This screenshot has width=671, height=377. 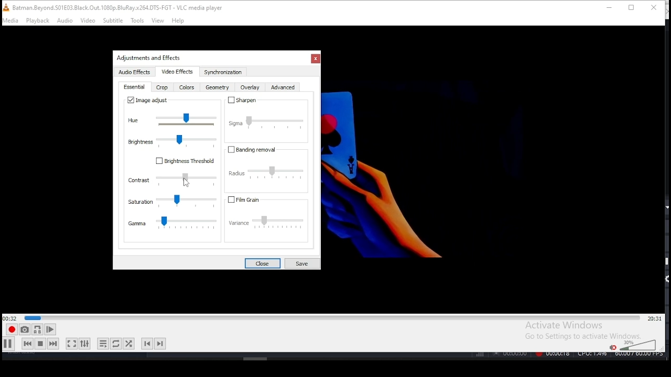 I want to click on save, so click(x=301, y=263).